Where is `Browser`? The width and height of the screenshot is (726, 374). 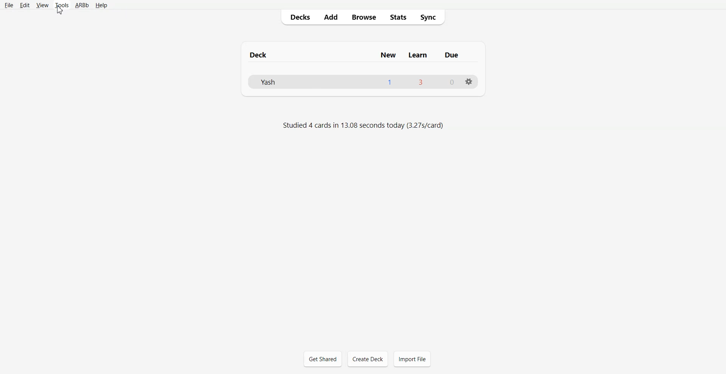 Browser is located at coordinates (363, 17).